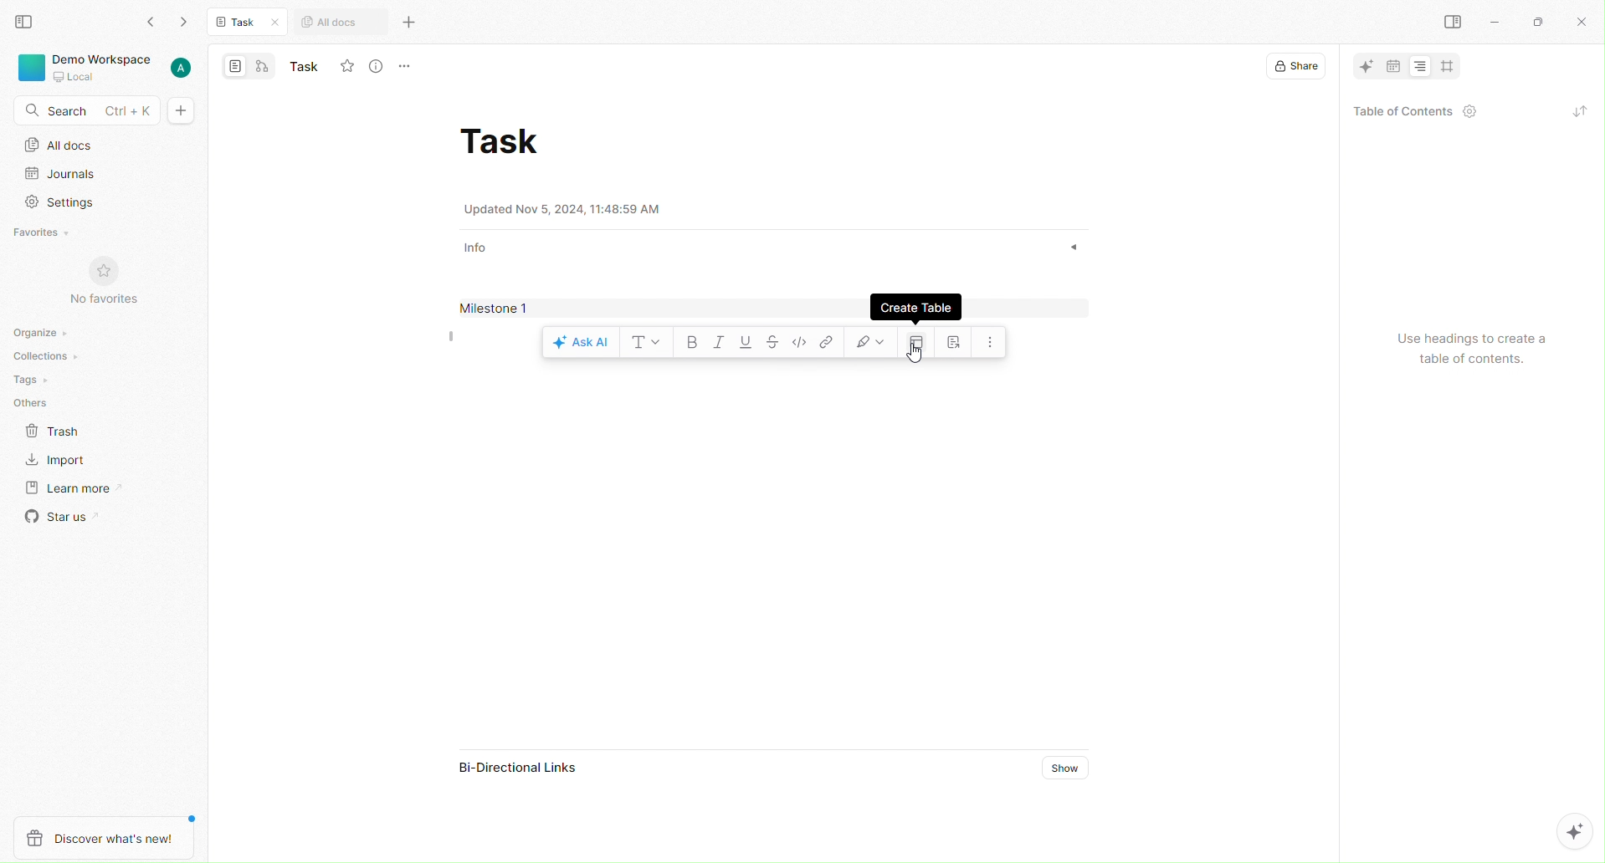 The width and height of the screenshot is (1605, 863). What do you see at coordinates (36, 332) in the screenshot?
I see `Organize` at bounding box center [36, 332].